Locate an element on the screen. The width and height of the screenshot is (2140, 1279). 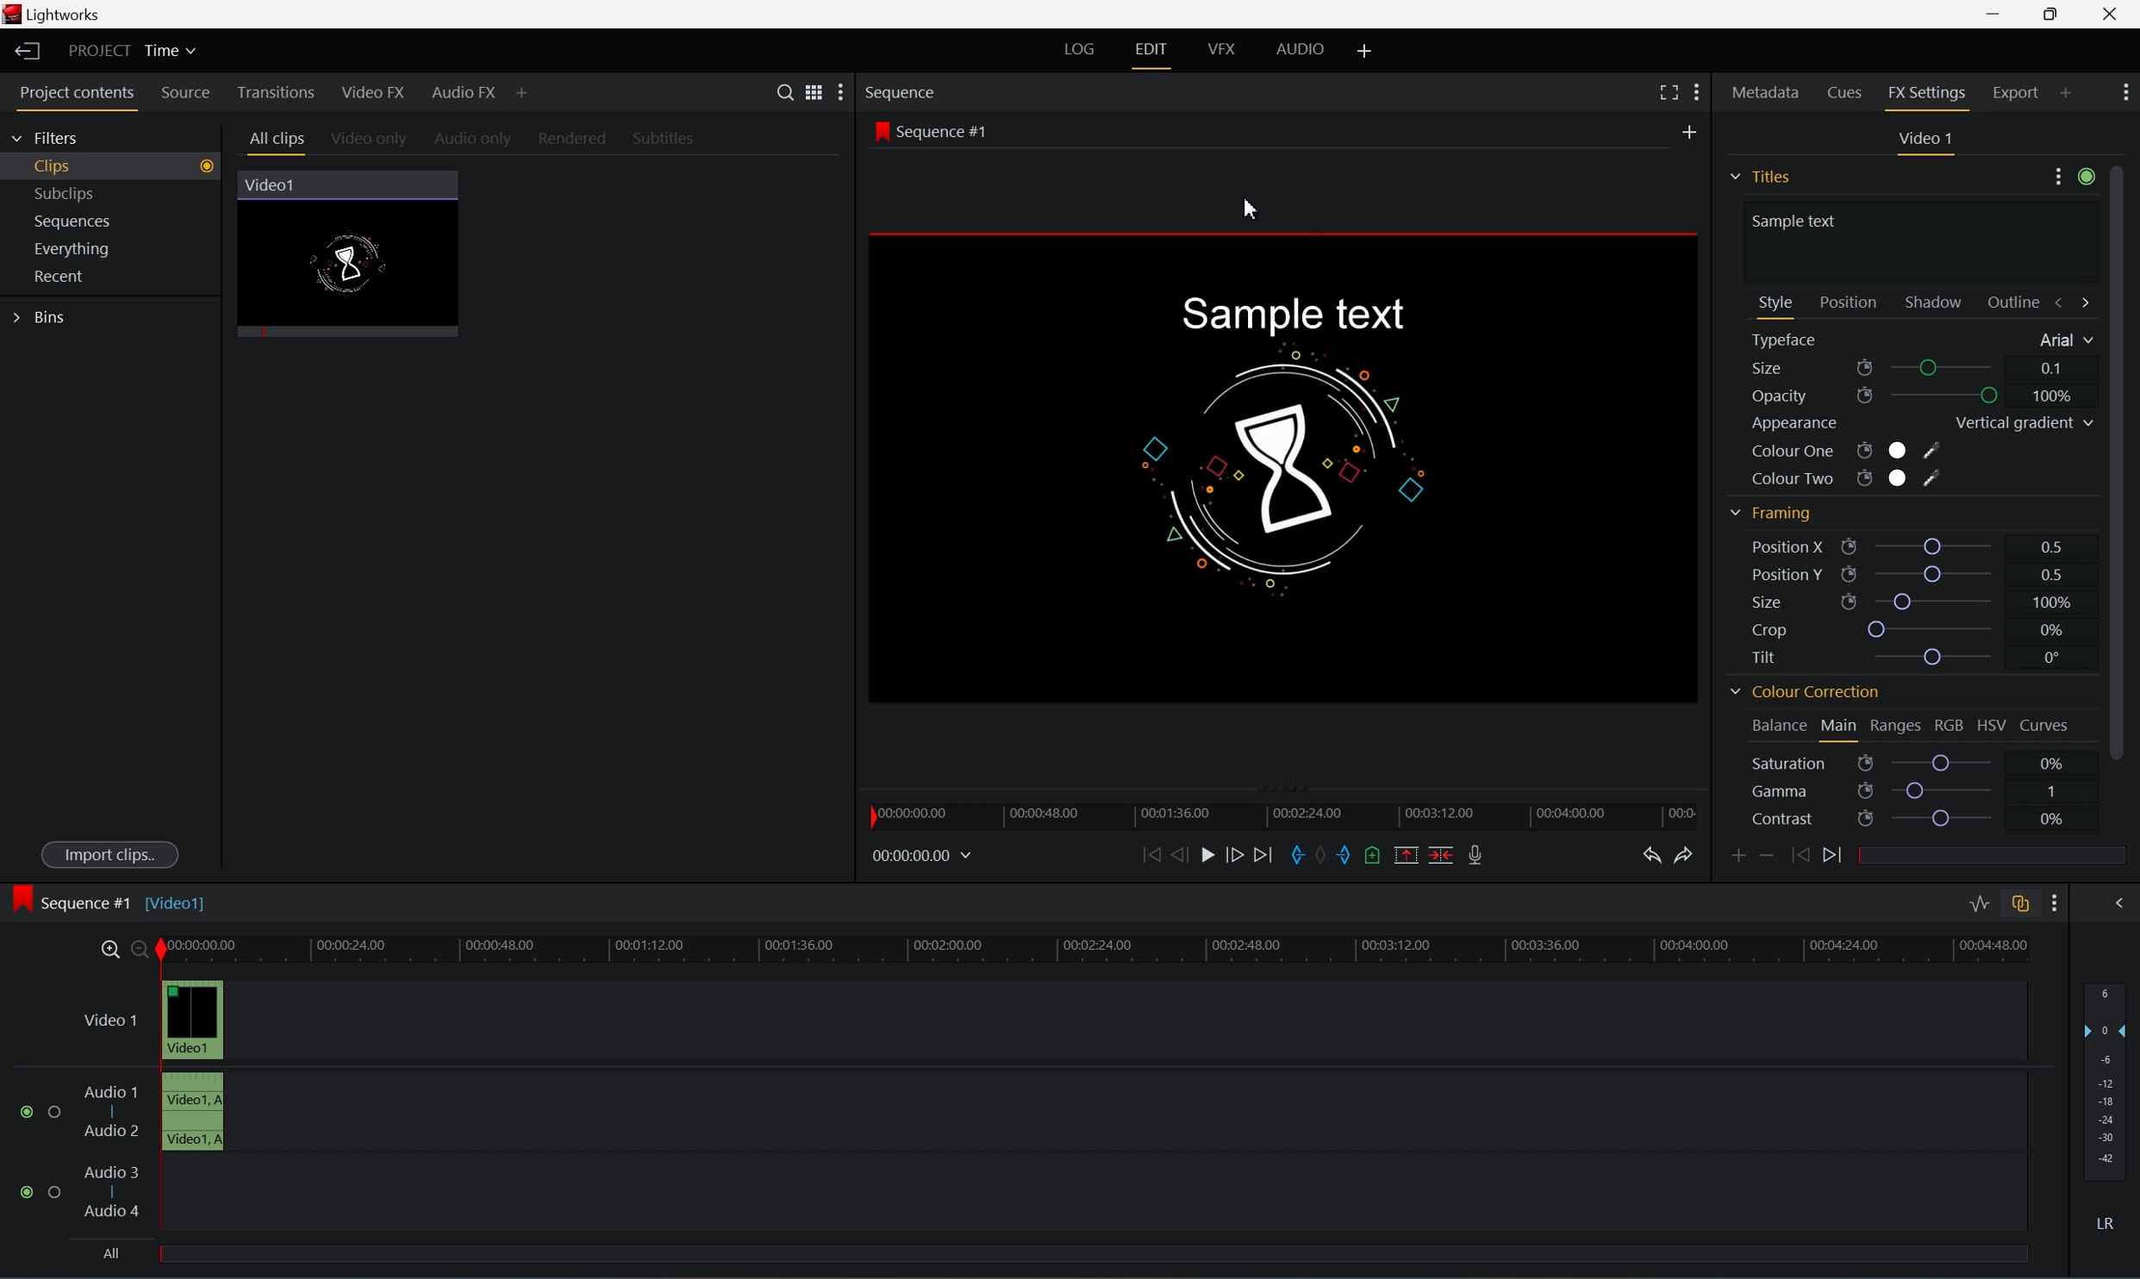
restore down is located at coordinates (2047, 14).